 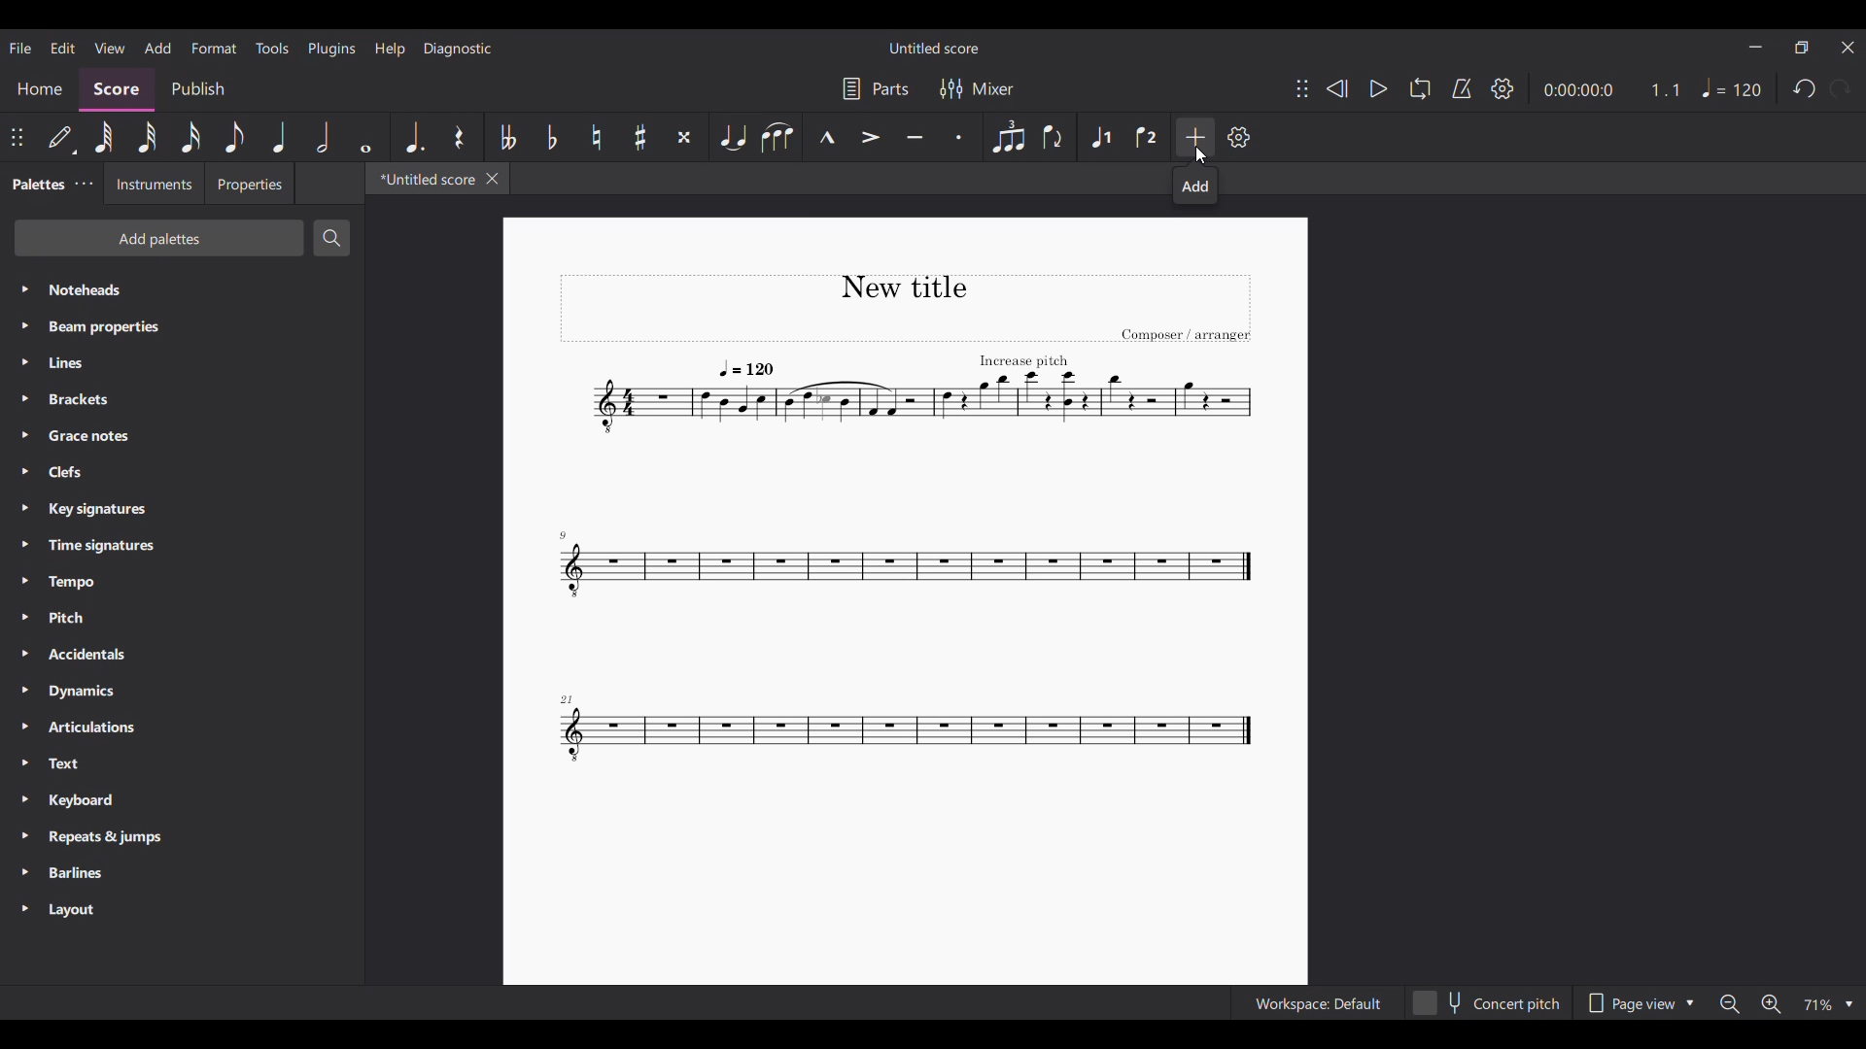 What do you see at coordinates (182, 471) in the screenshot?
I see `Clefs` at bounding box center [182, 471].